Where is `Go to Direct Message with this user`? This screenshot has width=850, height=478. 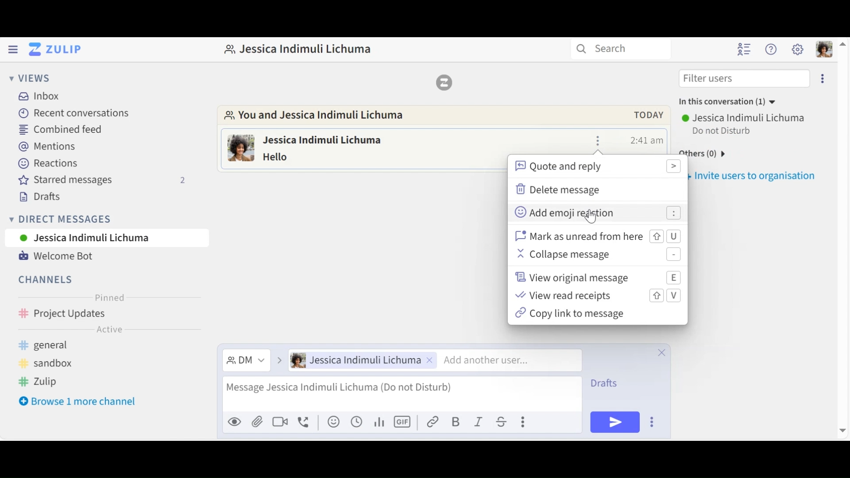
Go to Direct Message with this user is located at coordinates (321, 117).